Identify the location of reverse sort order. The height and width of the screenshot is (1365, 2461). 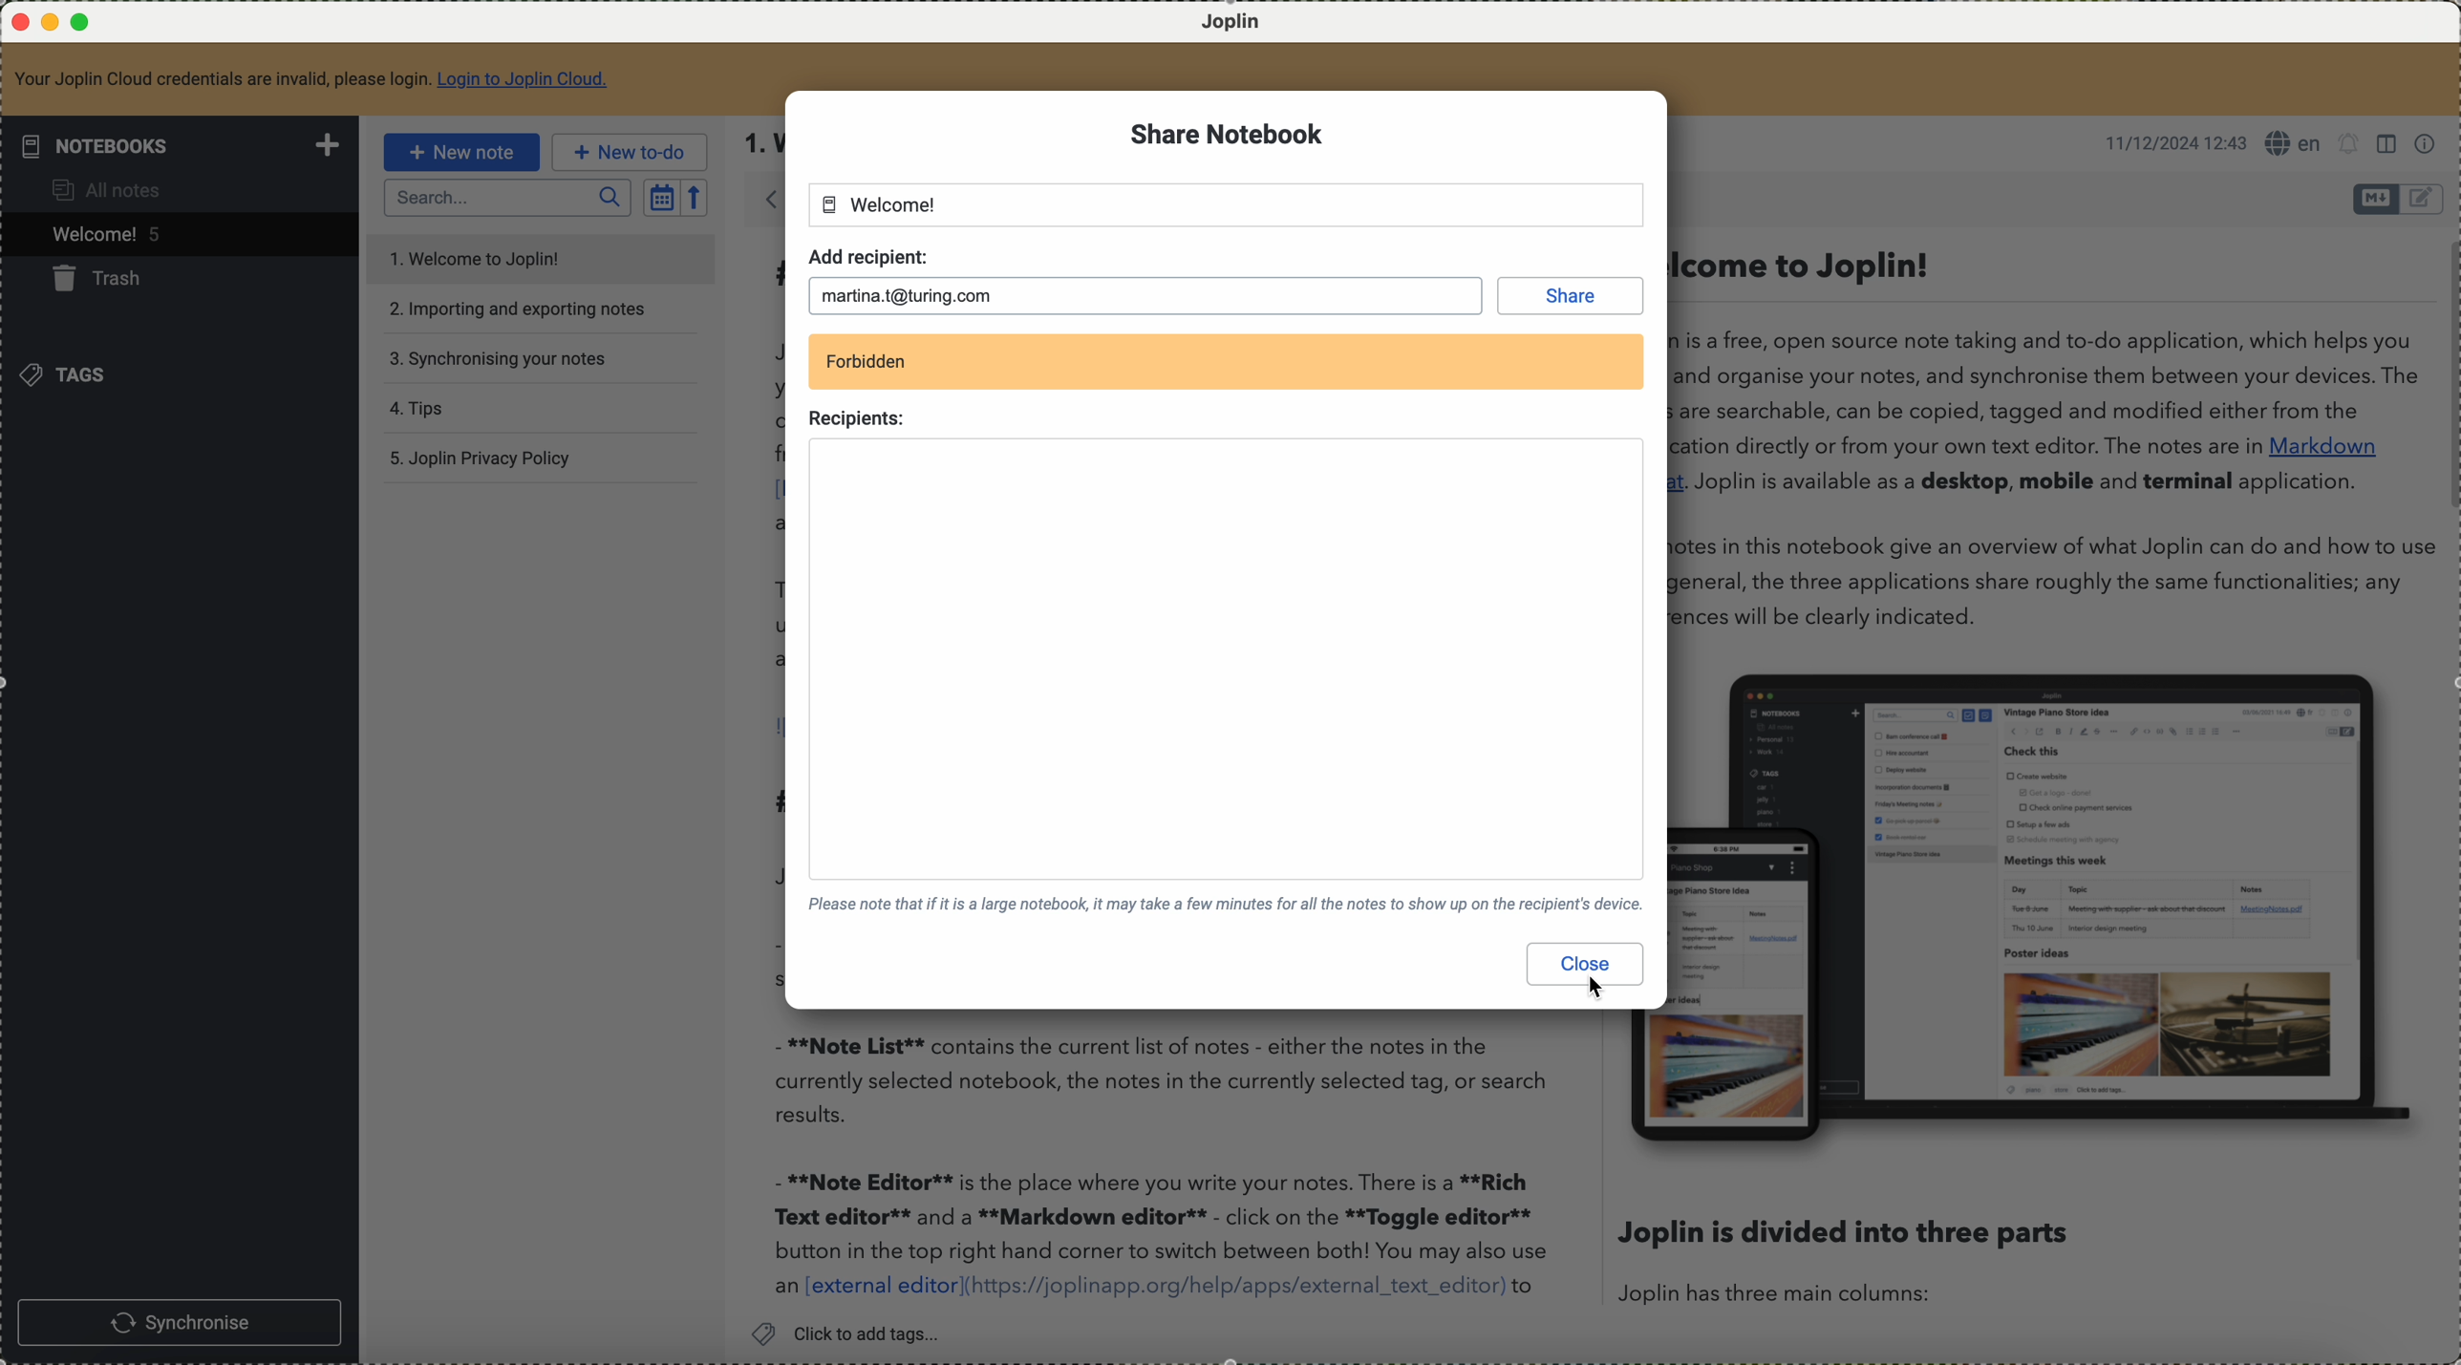
(693, 198).